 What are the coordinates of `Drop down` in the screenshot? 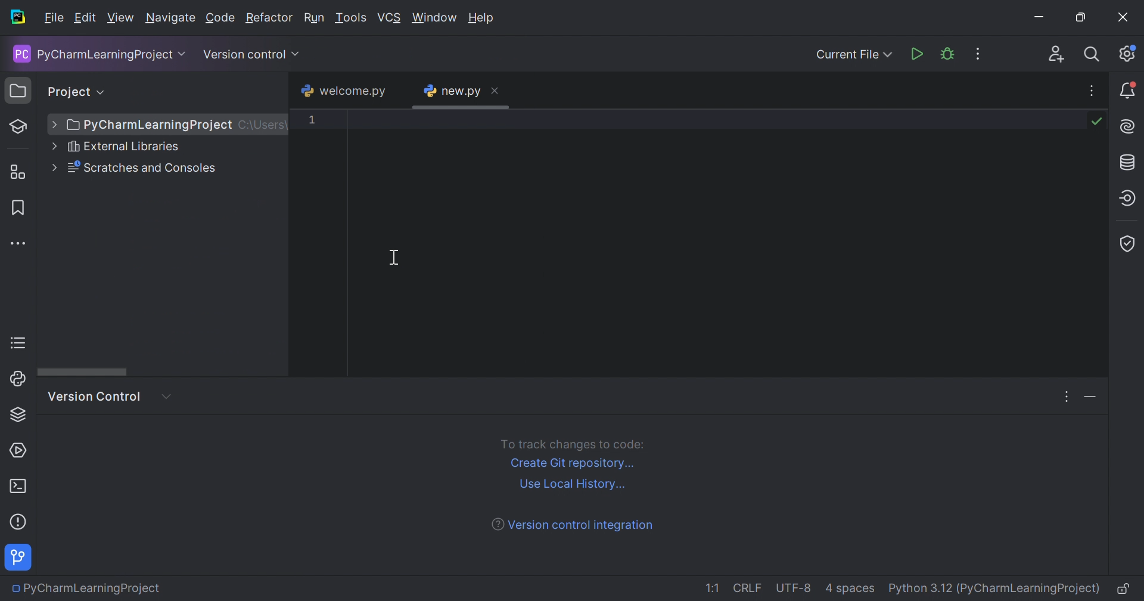 It's located at (54, 124).